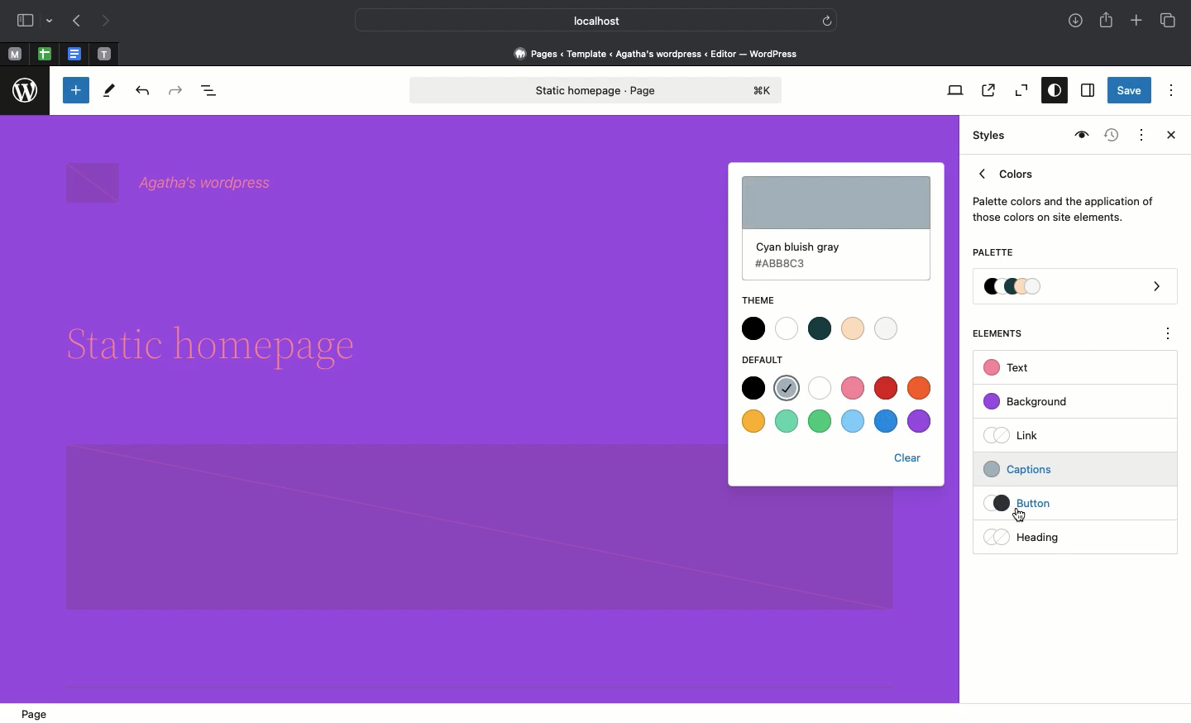  What do you see at coordinates (907, 460) in the screenshot?
I see `clear` at bounding box center [907, 460].